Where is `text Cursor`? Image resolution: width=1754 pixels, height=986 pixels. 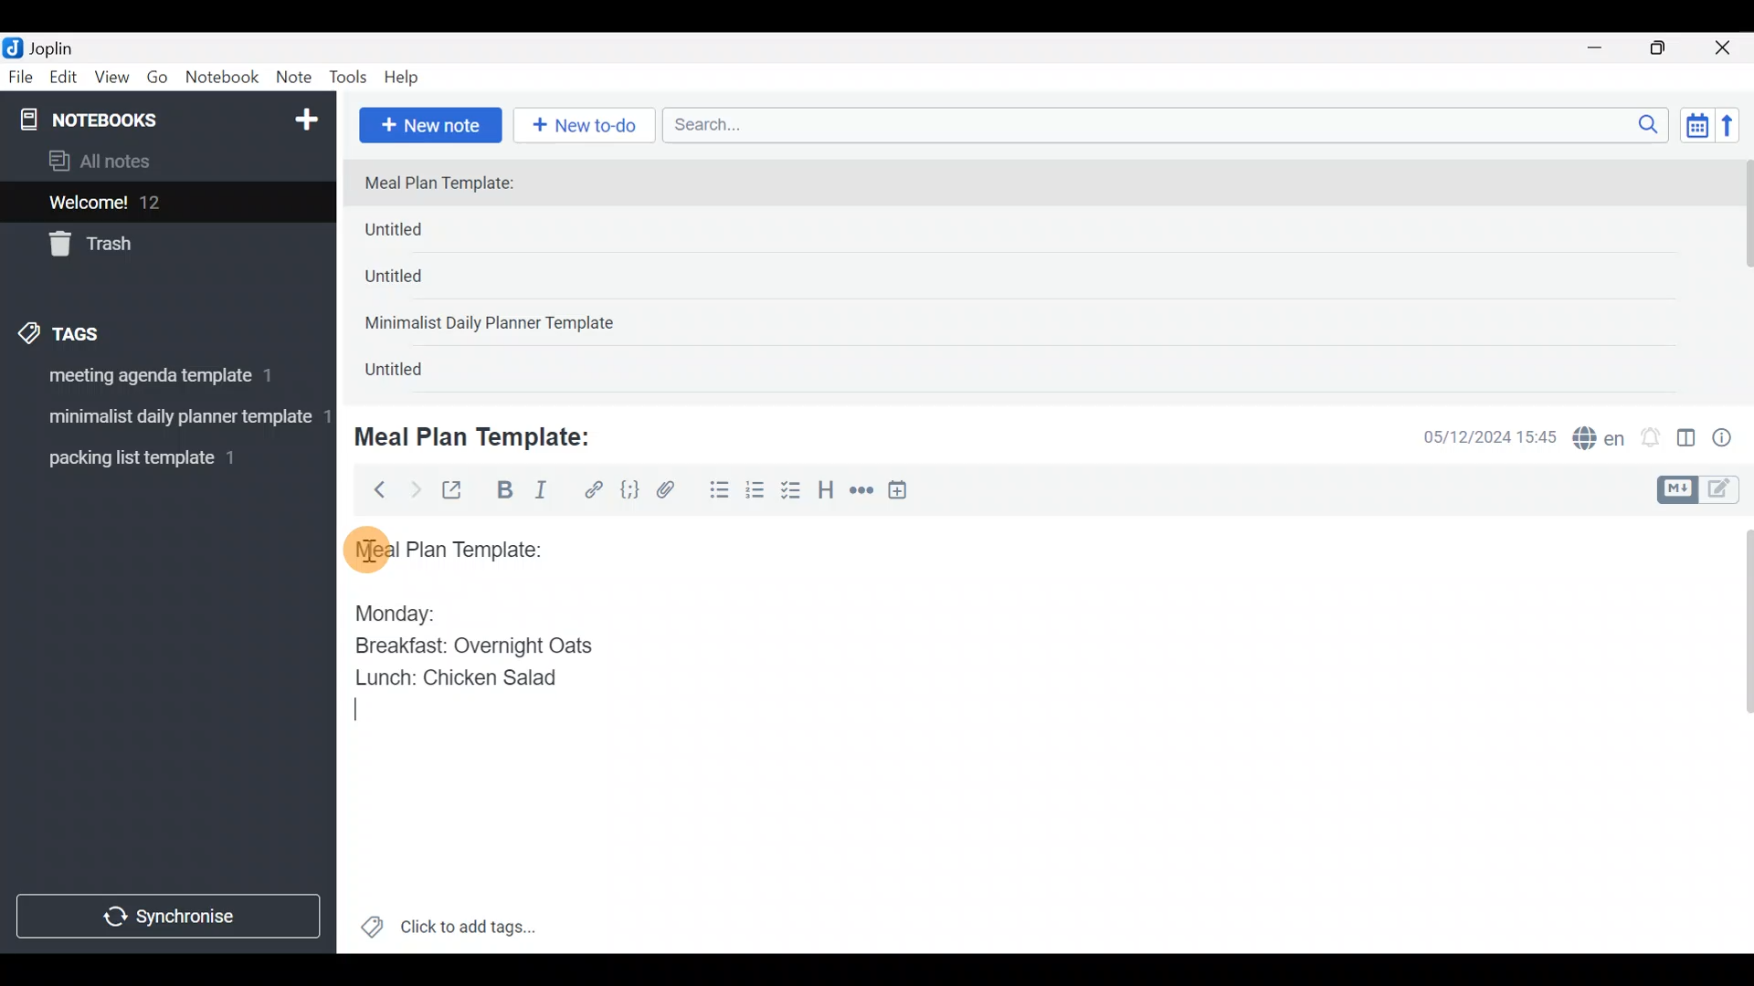 text Cursor is located at coordinates (363, 710).